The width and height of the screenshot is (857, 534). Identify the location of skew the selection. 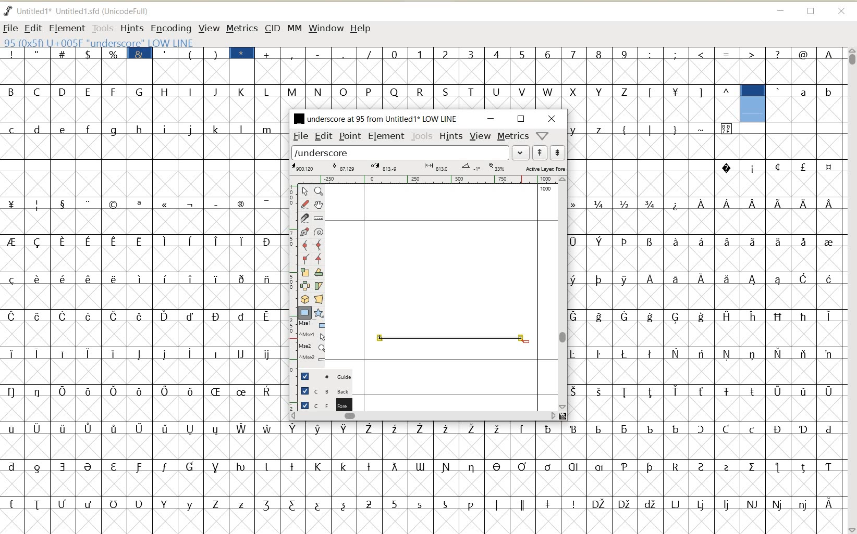
(318, 286).